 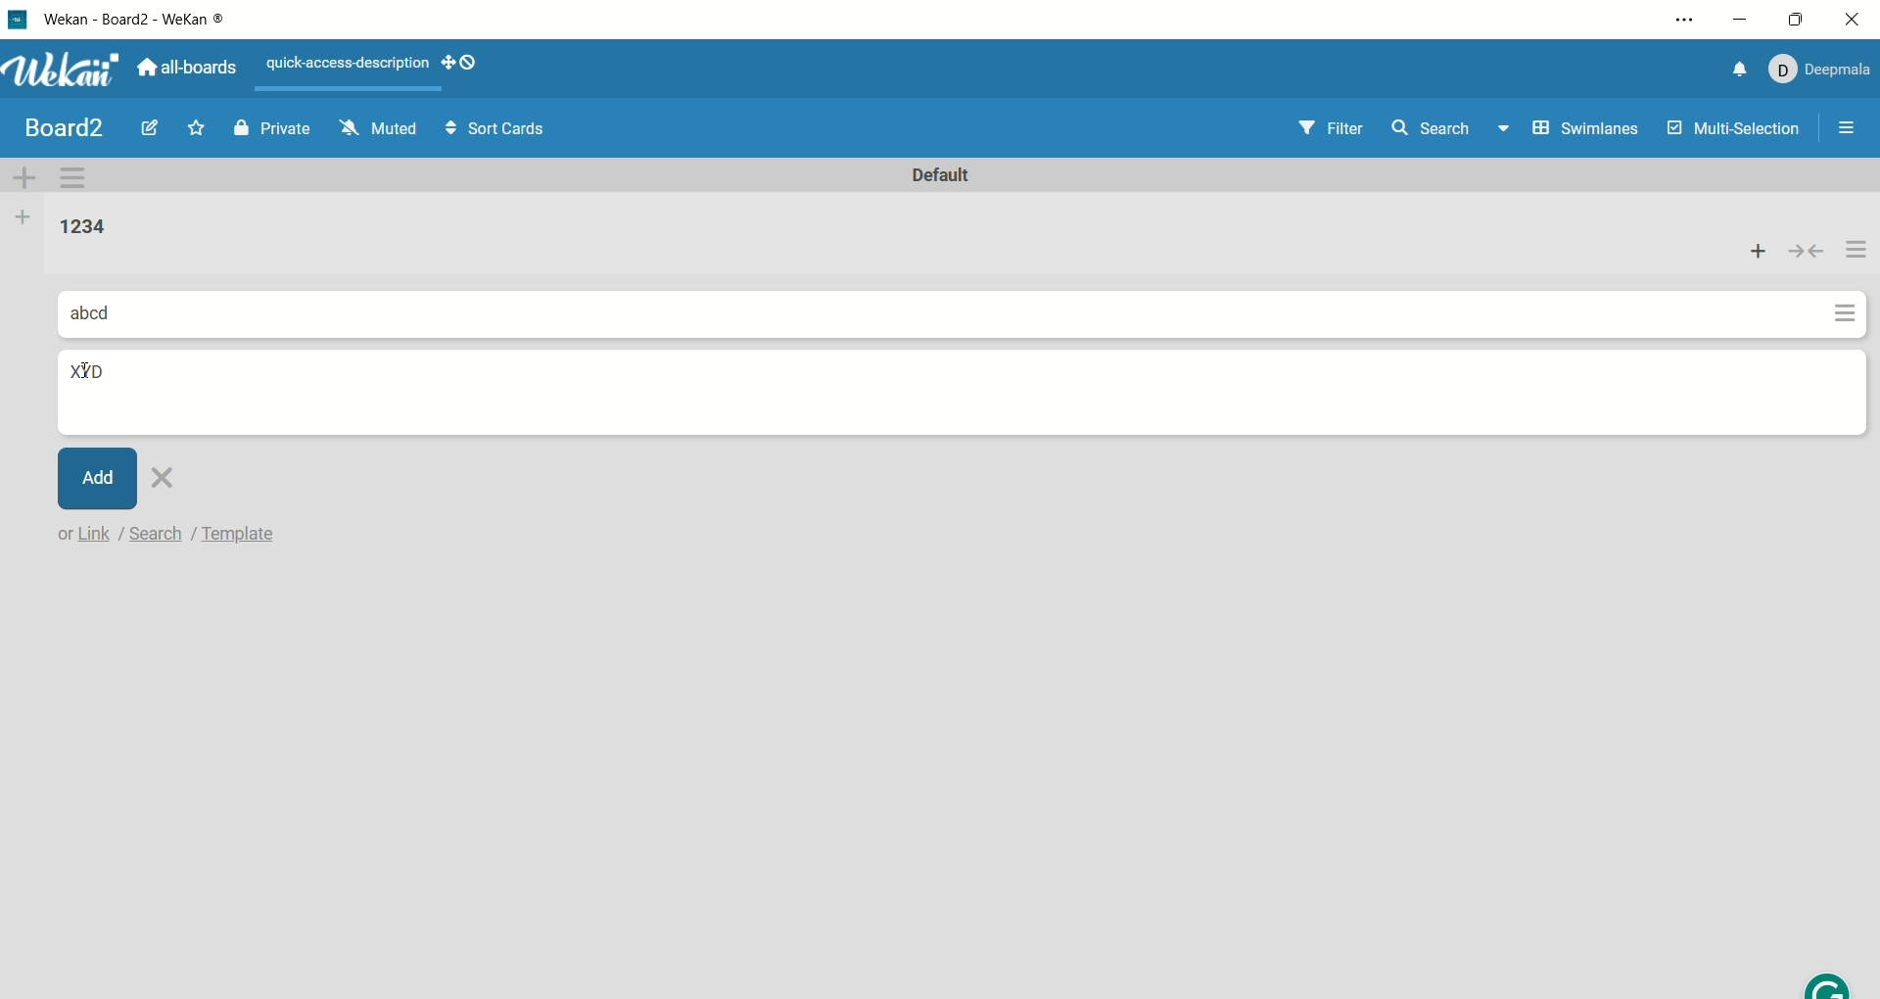 What do you see at coordinates (469, 63) in the screenshot?
I see `show-desktop-drag-handles` at bounding box center [469, 63].